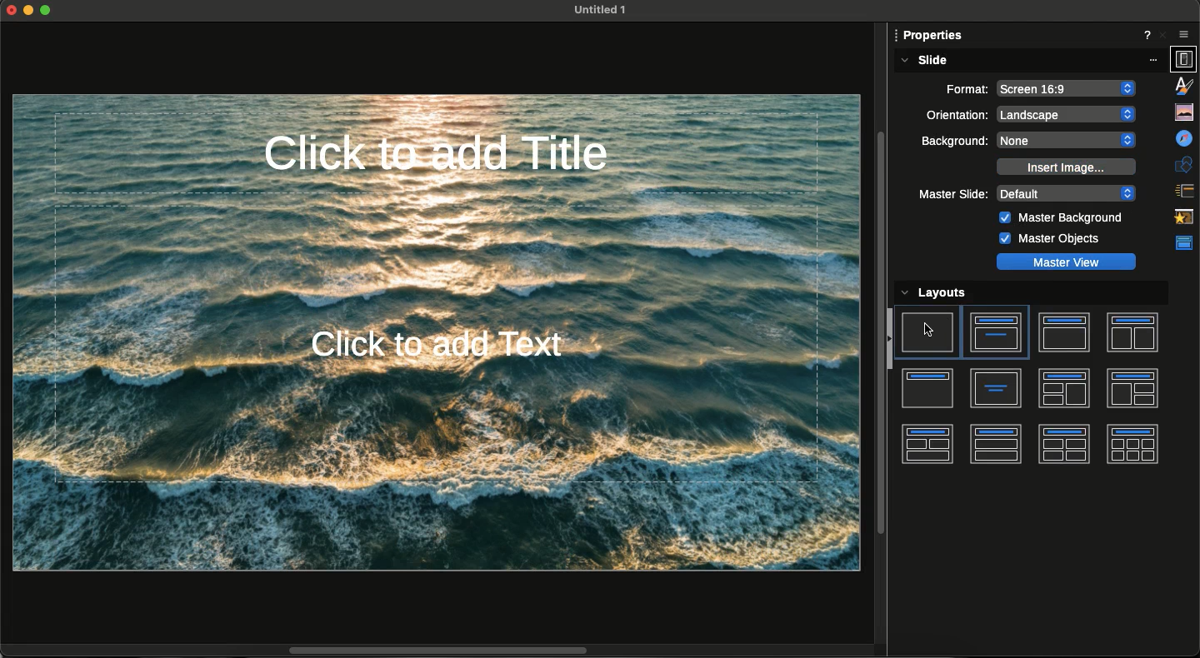 The image size is (1200, 658). I want to click on Screen 16:9, so click(1067, 89).